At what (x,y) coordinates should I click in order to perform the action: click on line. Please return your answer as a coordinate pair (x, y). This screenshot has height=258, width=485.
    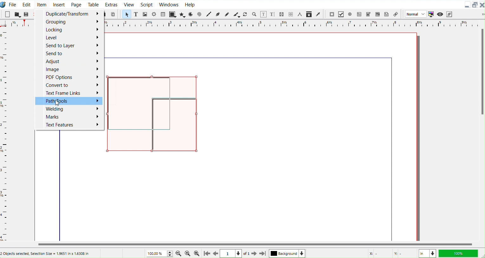
    Looking at the image, I should click on (391, 151).